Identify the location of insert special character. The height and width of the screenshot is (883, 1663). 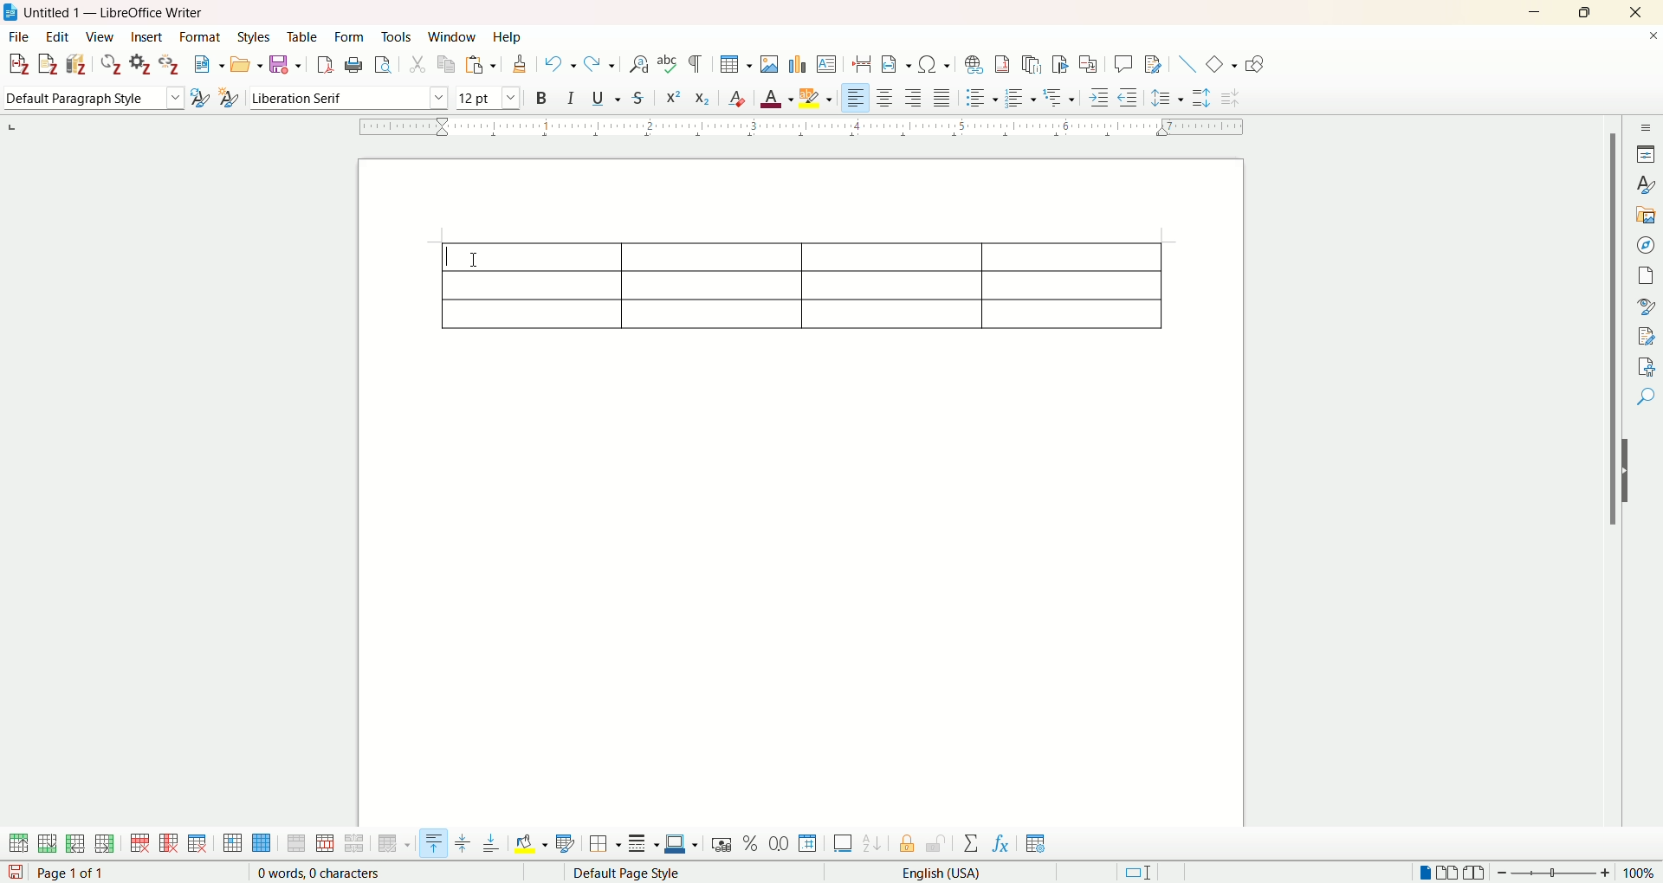
(935, 65).